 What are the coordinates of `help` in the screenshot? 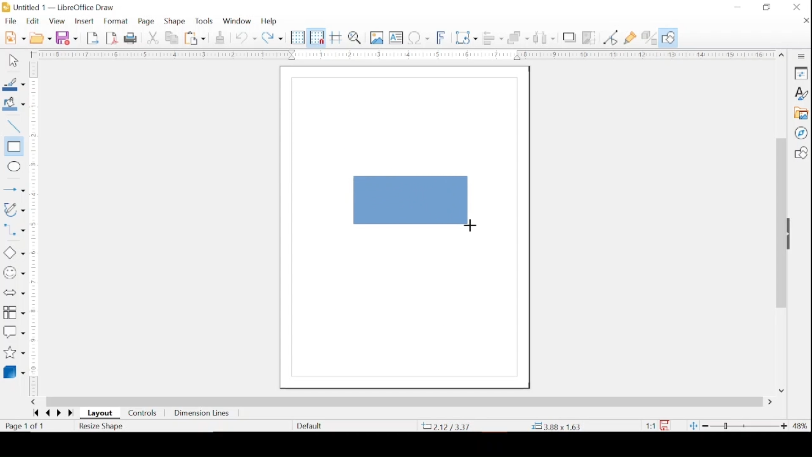 It's located at (270, 21).